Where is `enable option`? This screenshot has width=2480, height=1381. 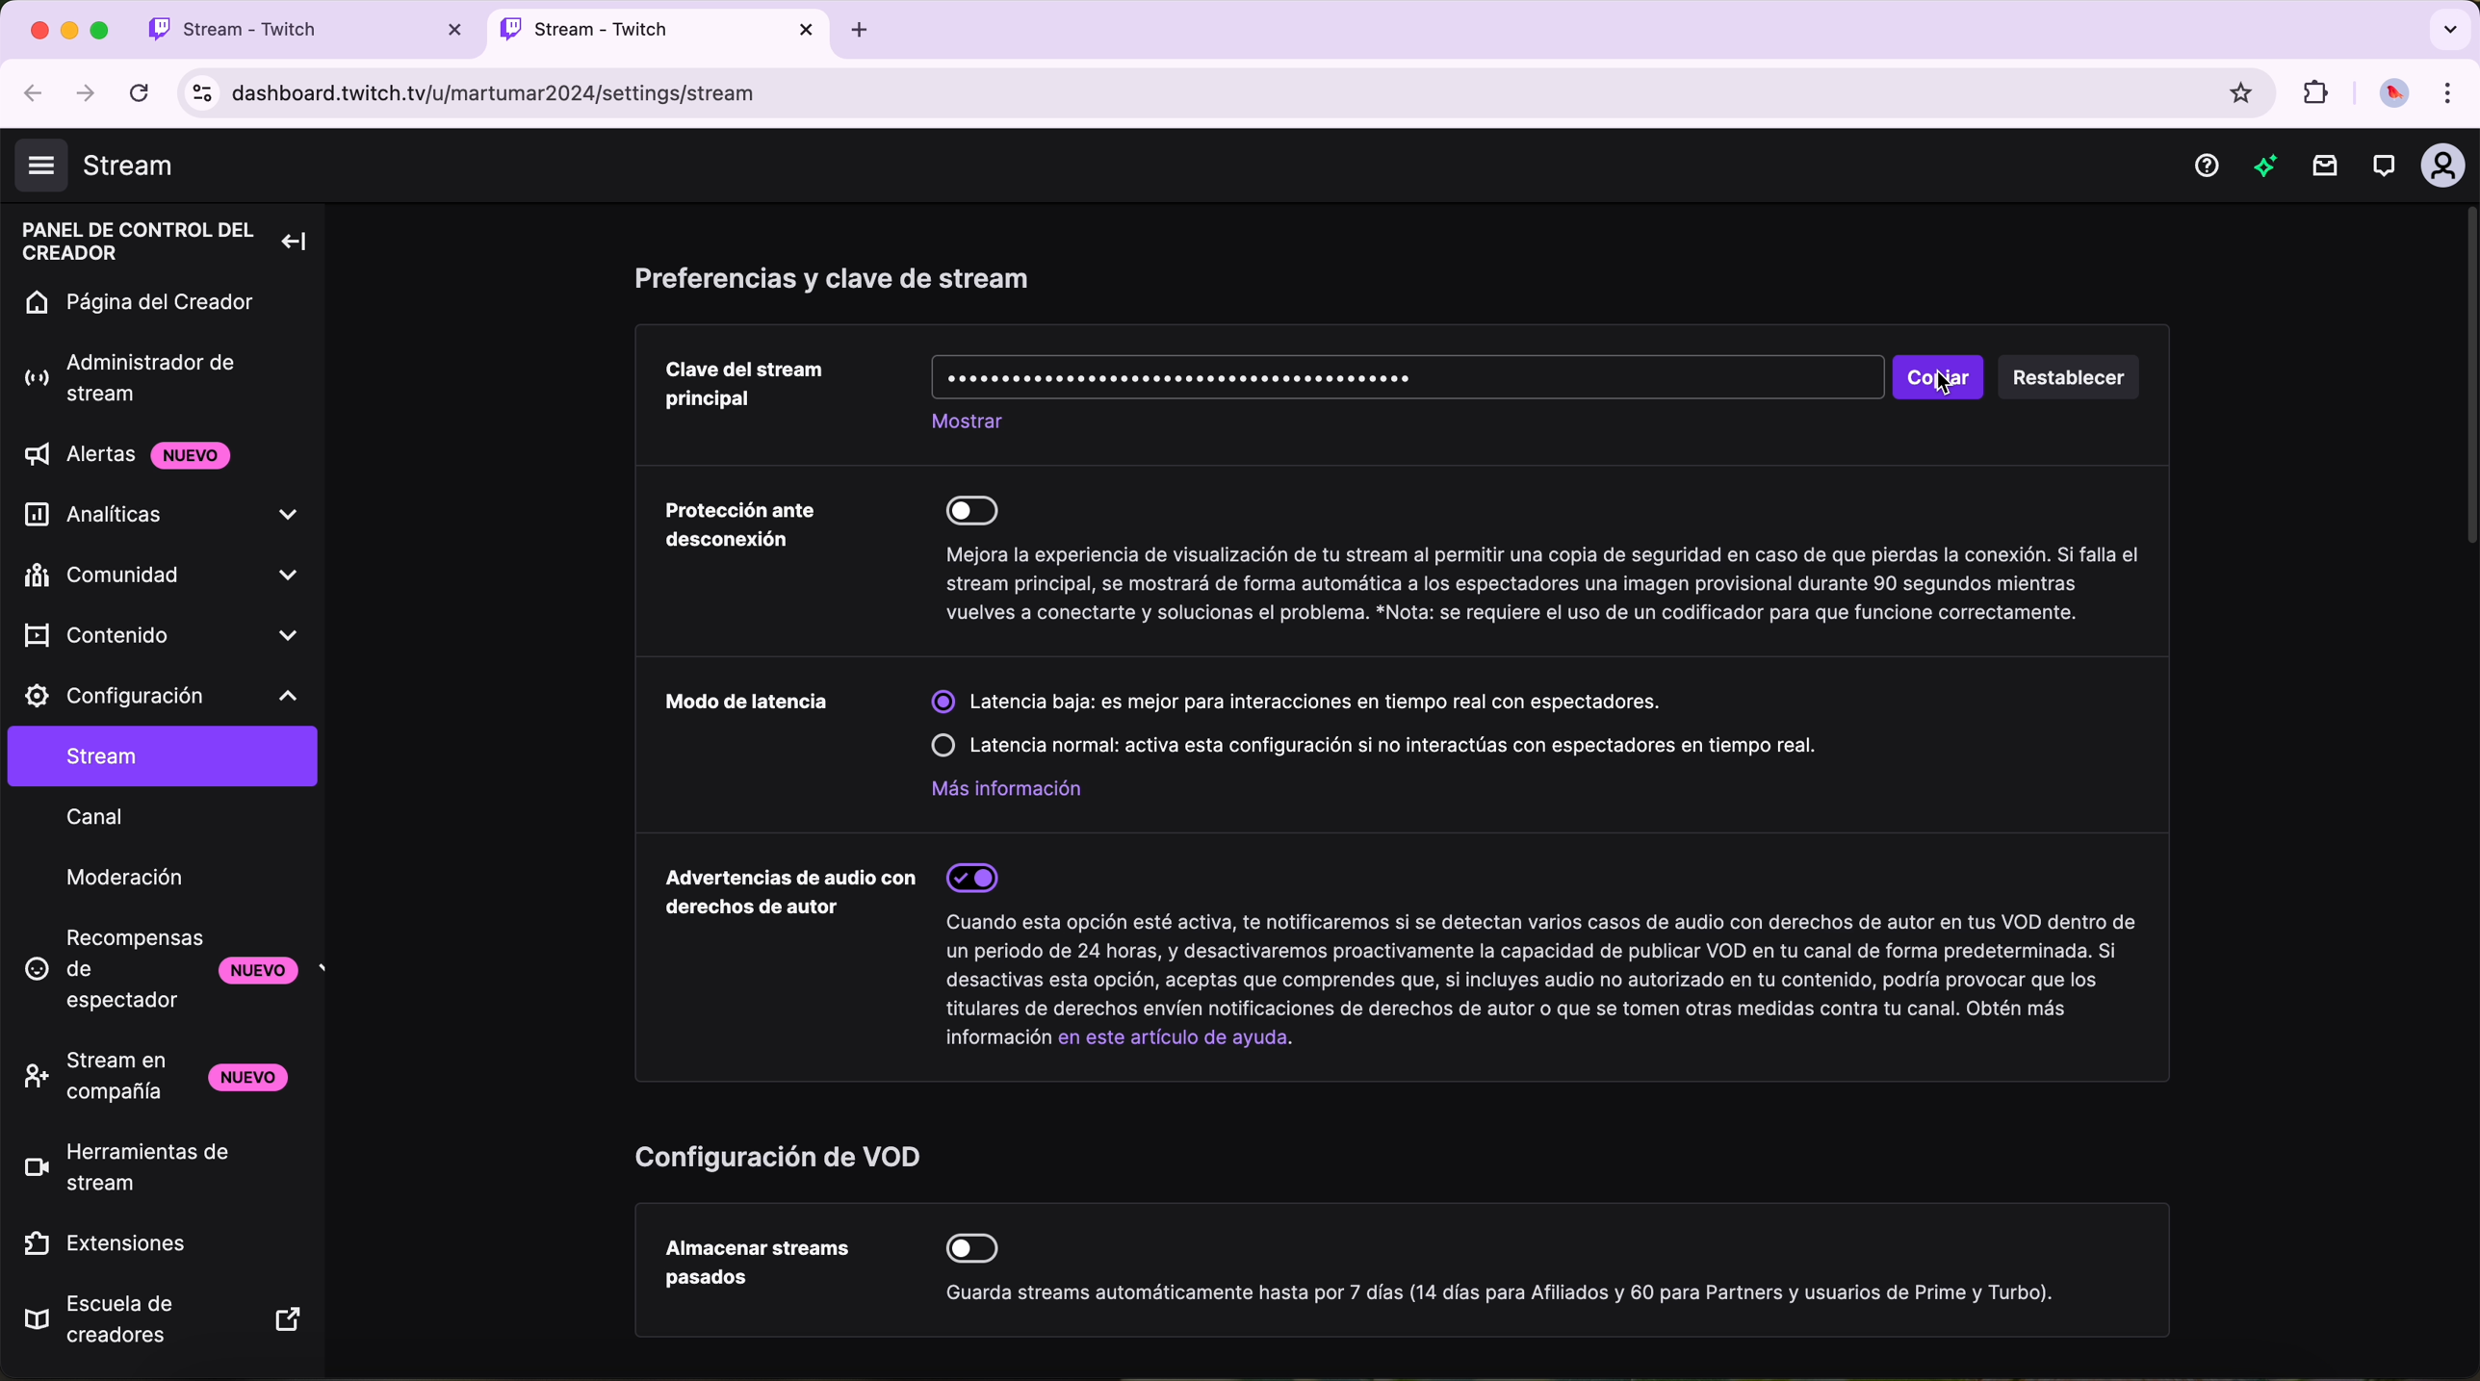
enable option is located at coordinates (973, 882).